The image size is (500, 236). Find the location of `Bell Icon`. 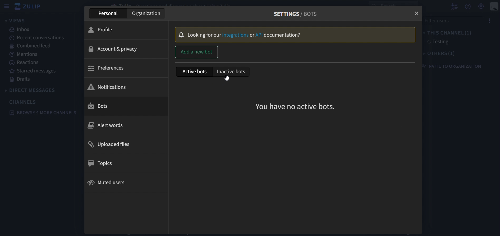

Bell Icon is located at coordinates (181, 34).